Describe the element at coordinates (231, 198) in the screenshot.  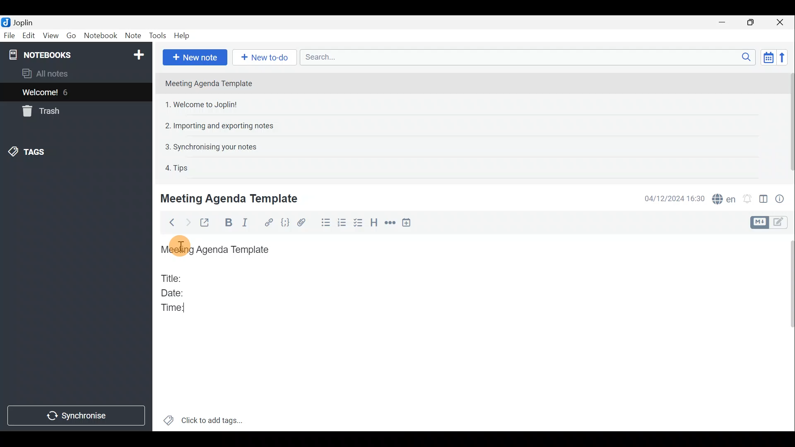
I see `Meeting Agenda Template` at that location.